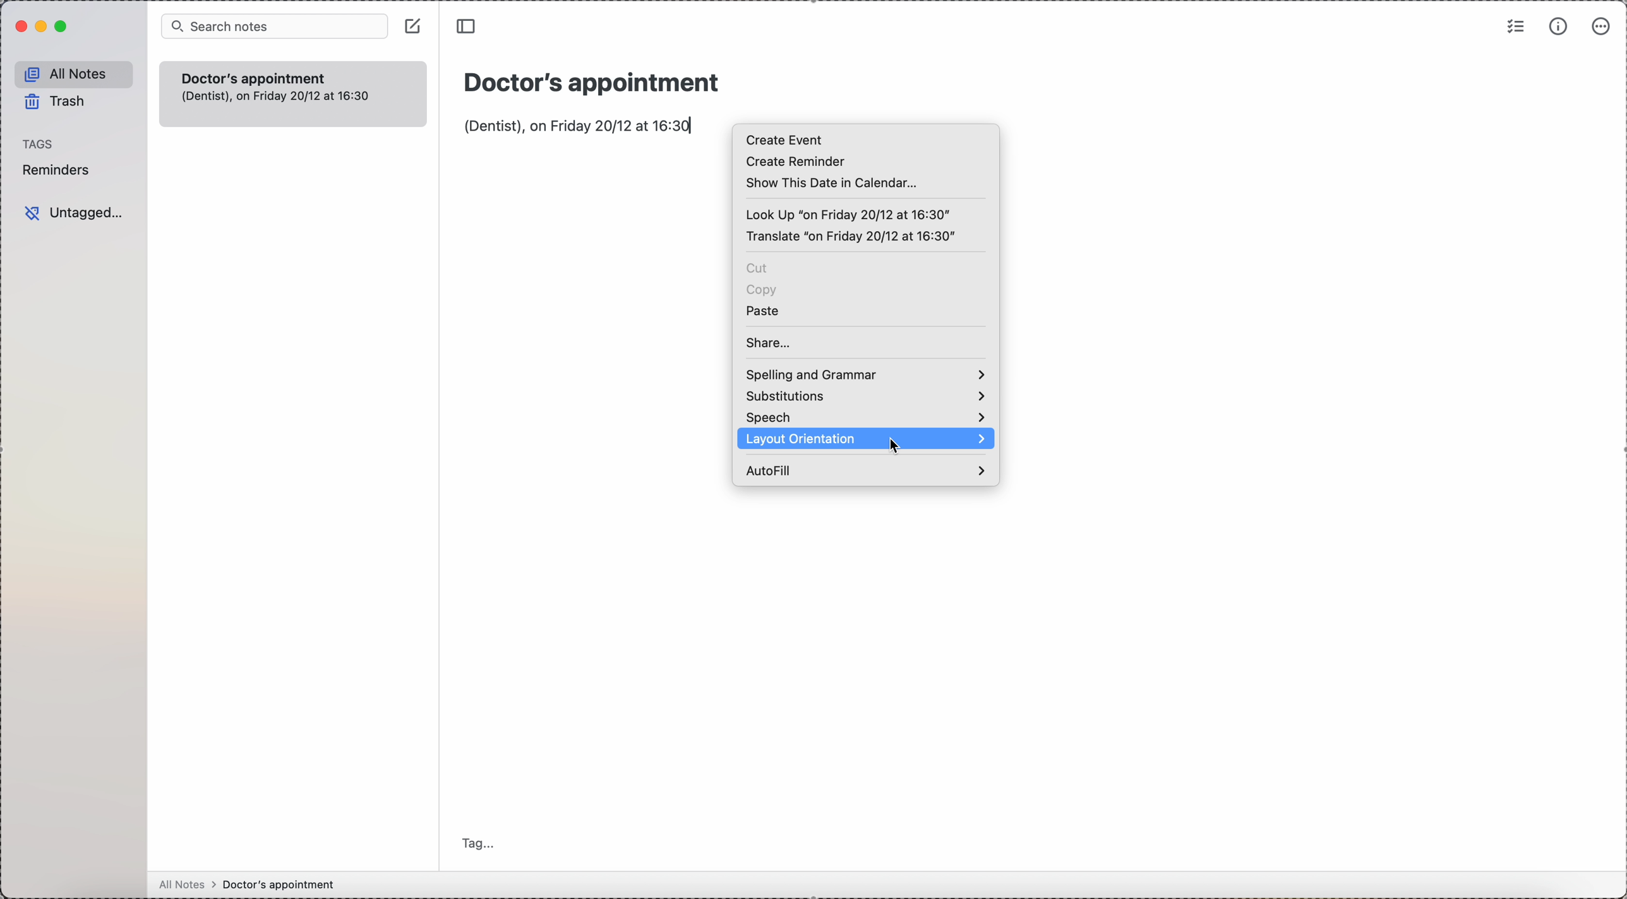  Describe the element at coordinates (63, 27) in the screenshot. I see `maximize Simplenote` at that location.